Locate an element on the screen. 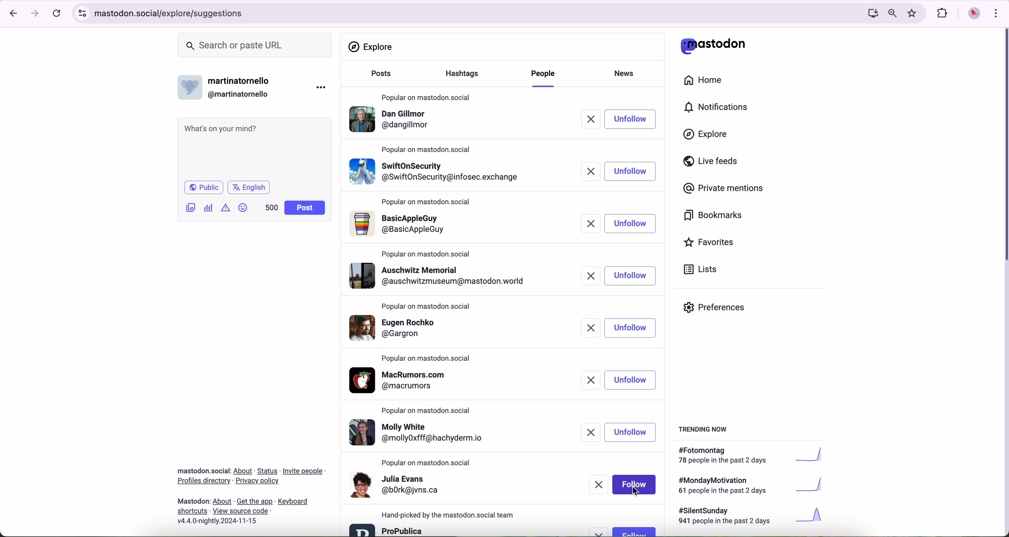  private mentions is located at coordinates (724, 189).